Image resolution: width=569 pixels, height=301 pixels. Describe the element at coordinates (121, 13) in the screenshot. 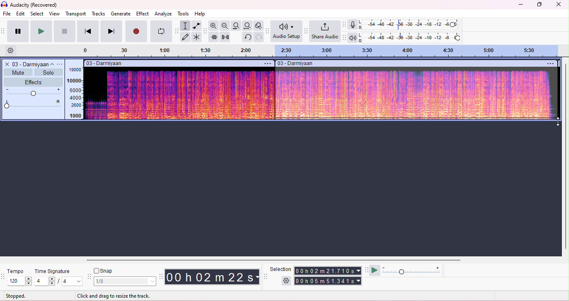

I see `generate` at that location.